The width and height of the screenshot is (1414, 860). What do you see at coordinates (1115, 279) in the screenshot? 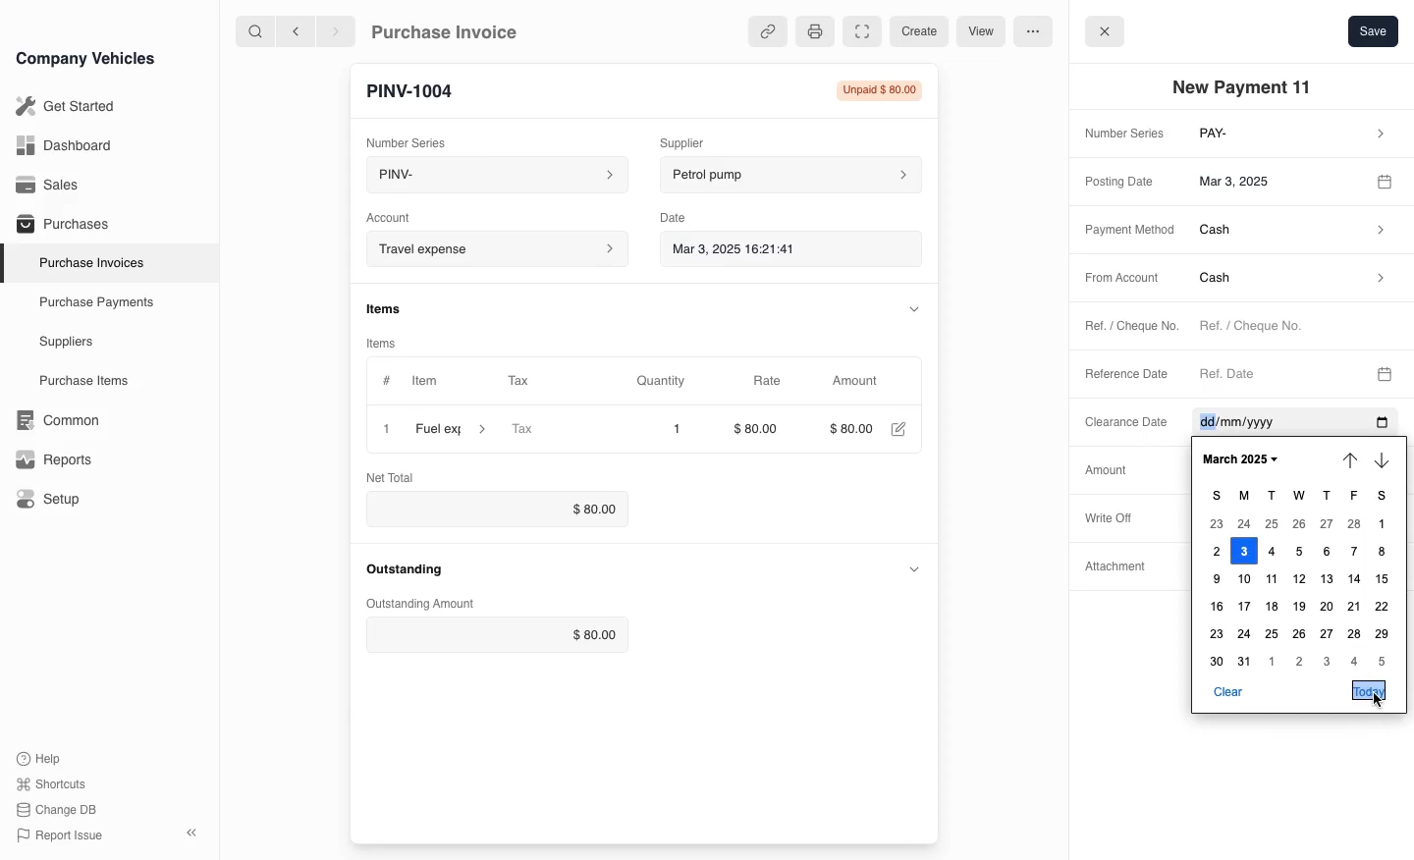
I see `From Account` at bounding box center [1115, 279].